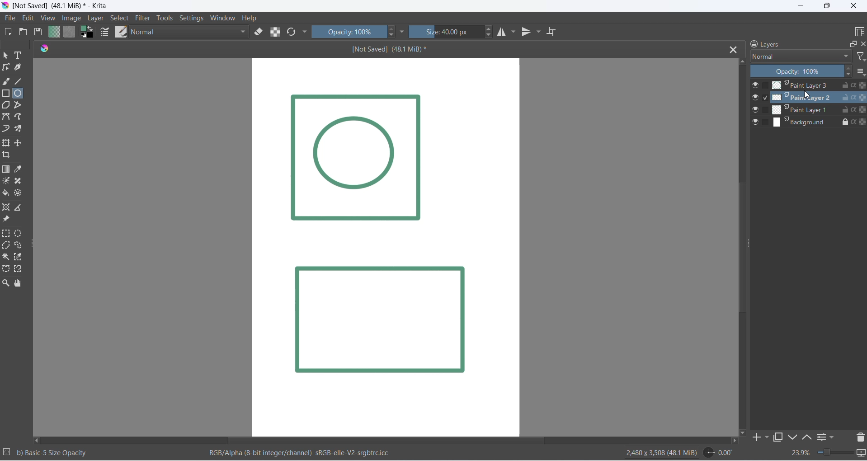  What do you see at coordinates (21, 56) in the screenshot?
I see `text` at bounding box center [21, 56].